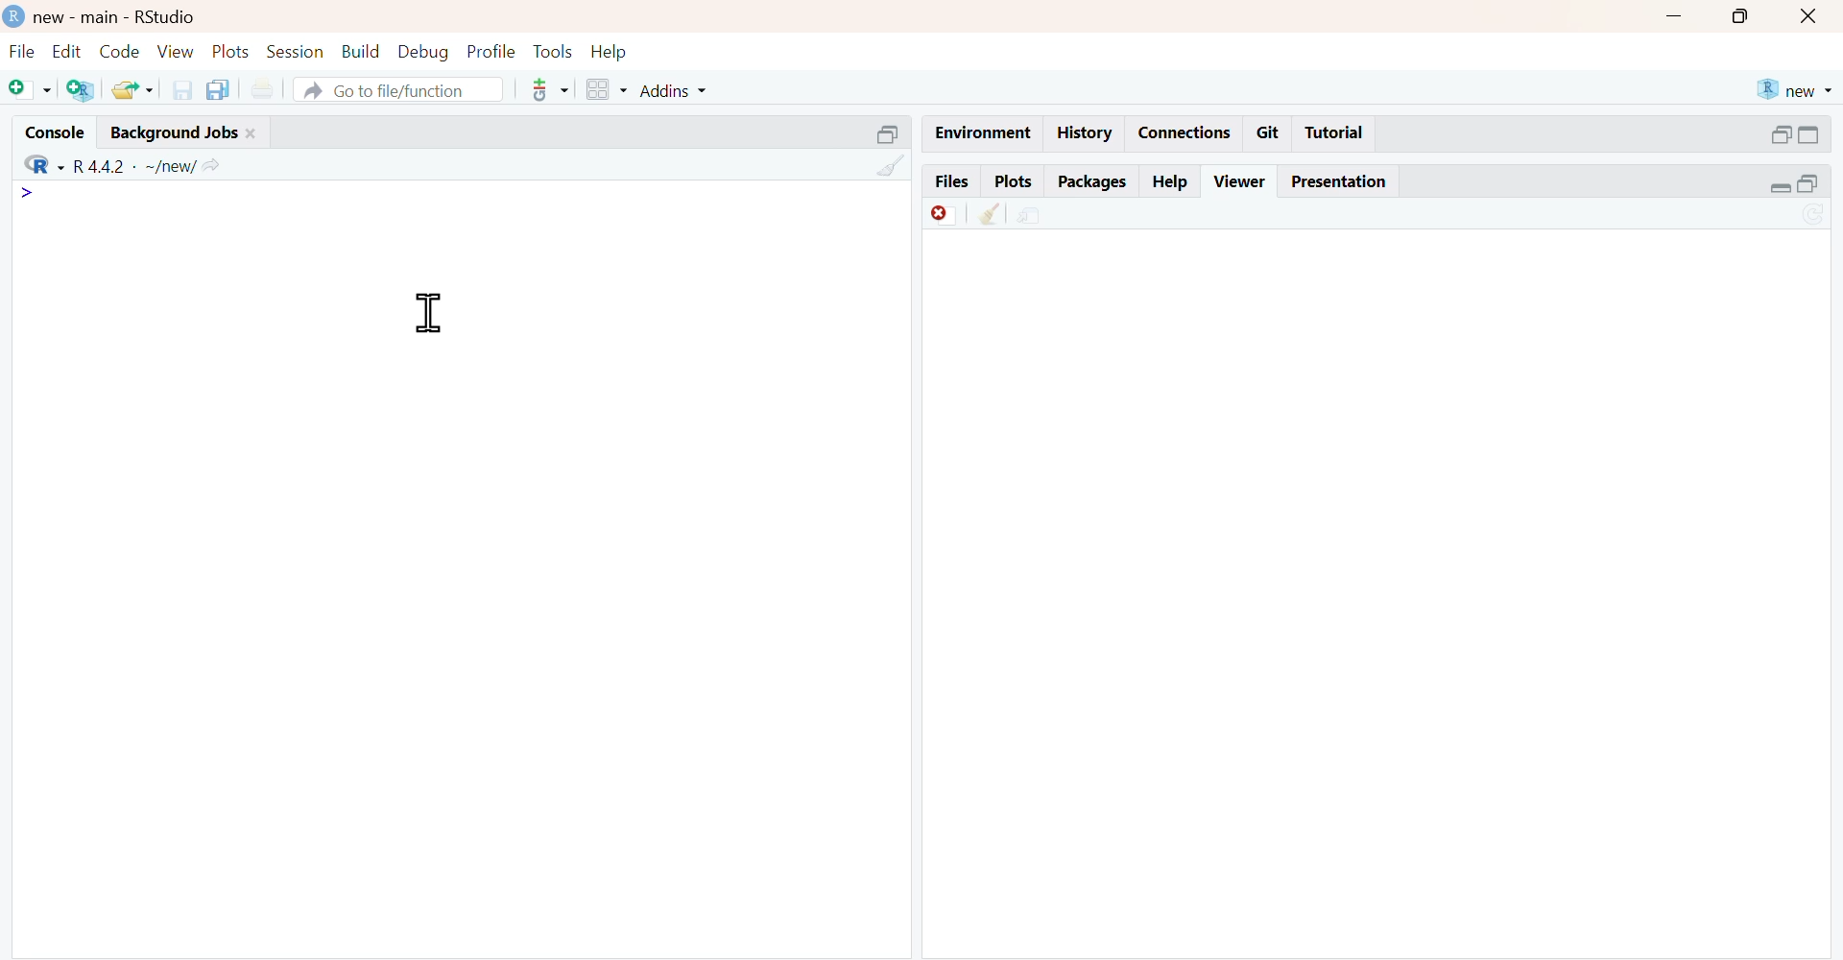 This screenshot has width=1843, height=960. What do you see at coordinates (29, 88) in the screenshot?
I see `Add file as` at bounding box center [29, 88].